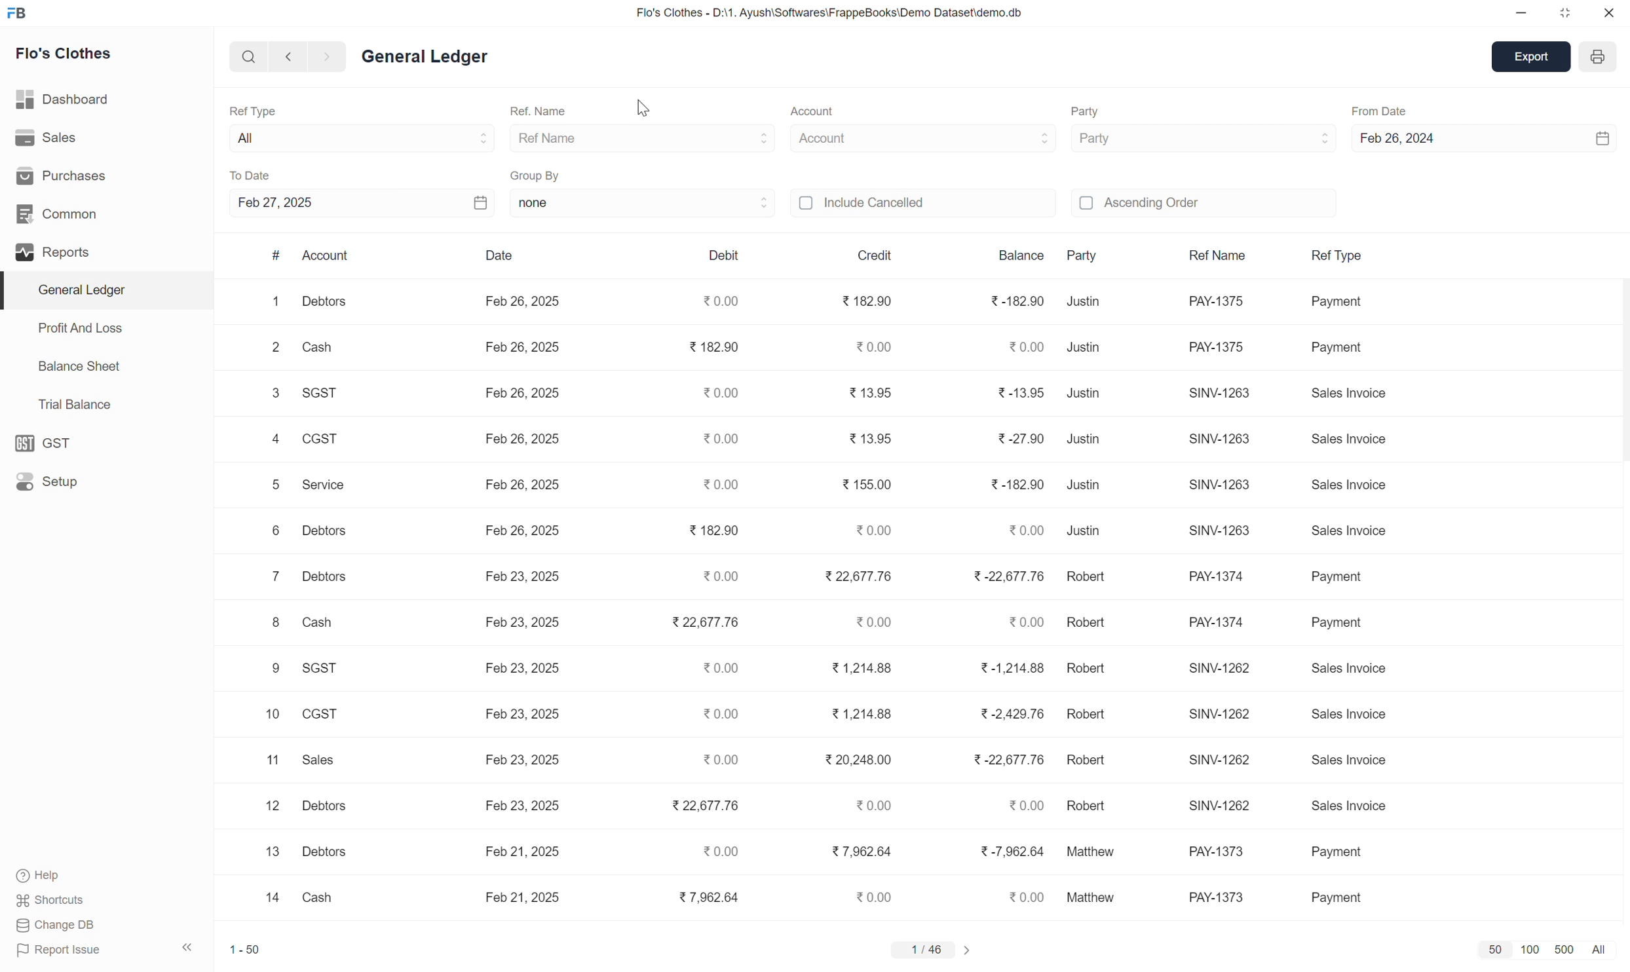 The width and height of the screenshot is (1630, 972). I want to click on export, so click(1532, 56).